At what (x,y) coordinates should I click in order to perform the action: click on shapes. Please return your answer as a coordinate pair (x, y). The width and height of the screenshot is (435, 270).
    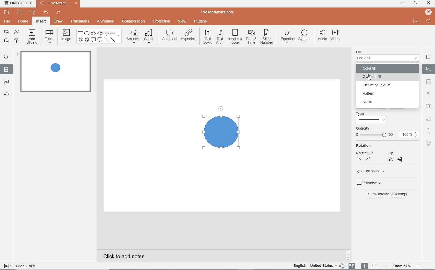
    Looking at the image, I should click on (429, 69).